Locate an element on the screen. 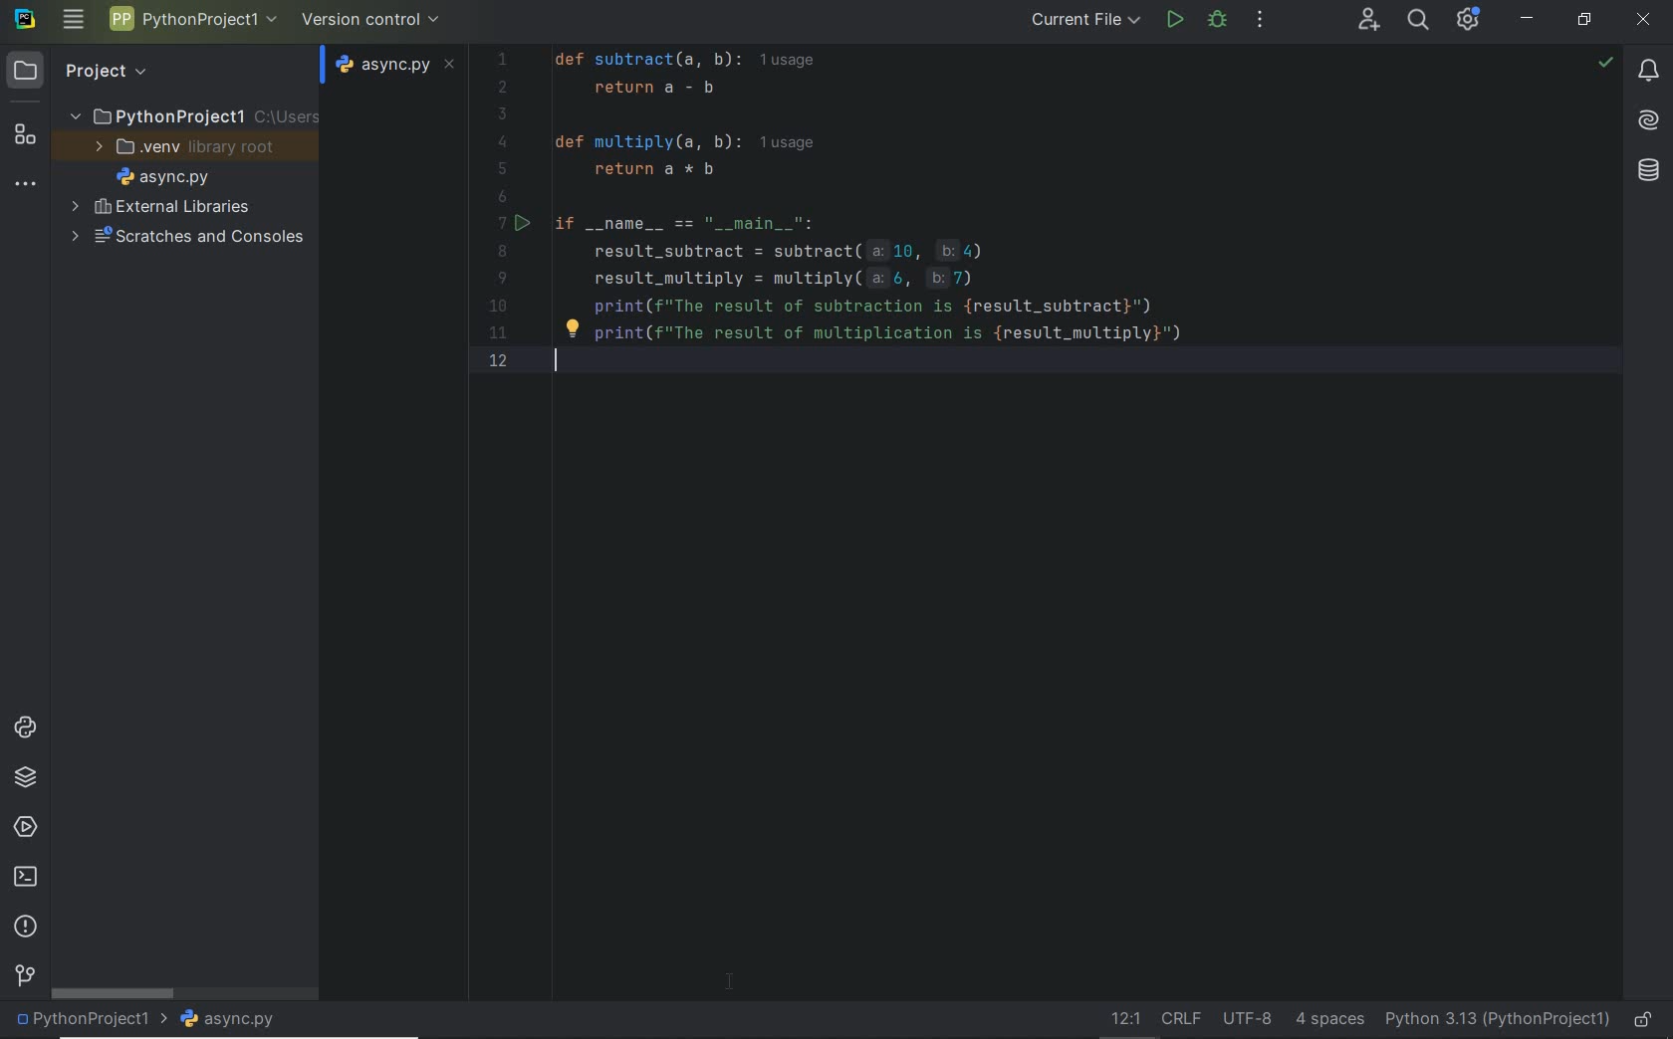 The height and width of the screenshot is (1039, 1673). scrollbar is located at coordinates (115, 994).